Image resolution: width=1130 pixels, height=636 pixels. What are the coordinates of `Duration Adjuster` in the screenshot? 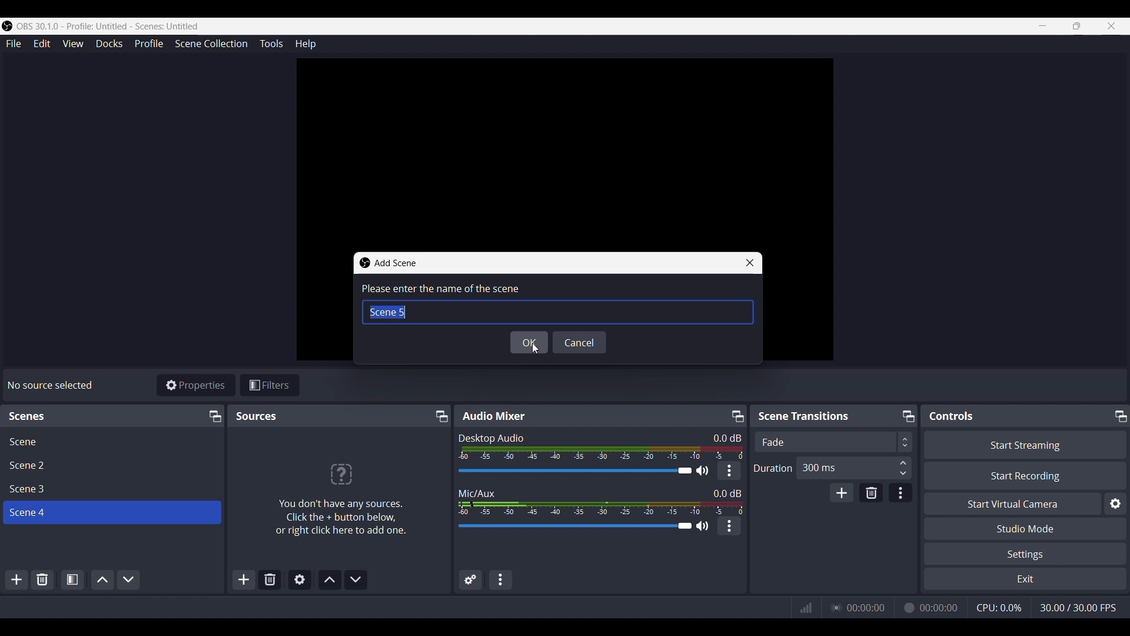 It's located at (772, 468).